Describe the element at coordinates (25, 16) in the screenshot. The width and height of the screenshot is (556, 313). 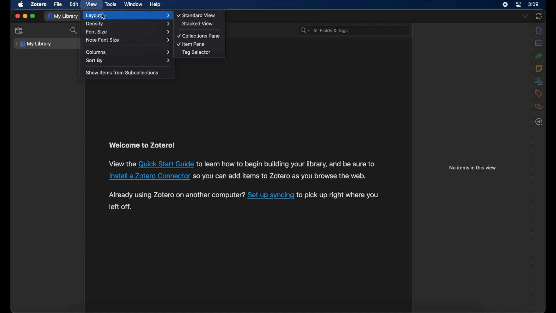
I see `minimize` at that location.